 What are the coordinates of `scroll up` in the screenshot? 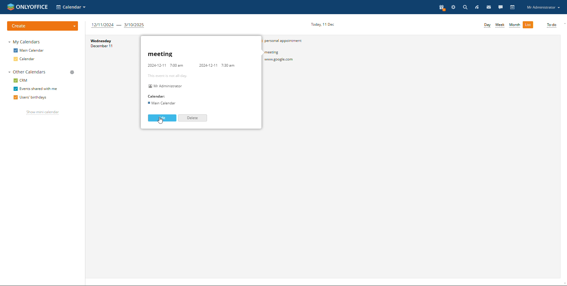 It's located at (563, 22).